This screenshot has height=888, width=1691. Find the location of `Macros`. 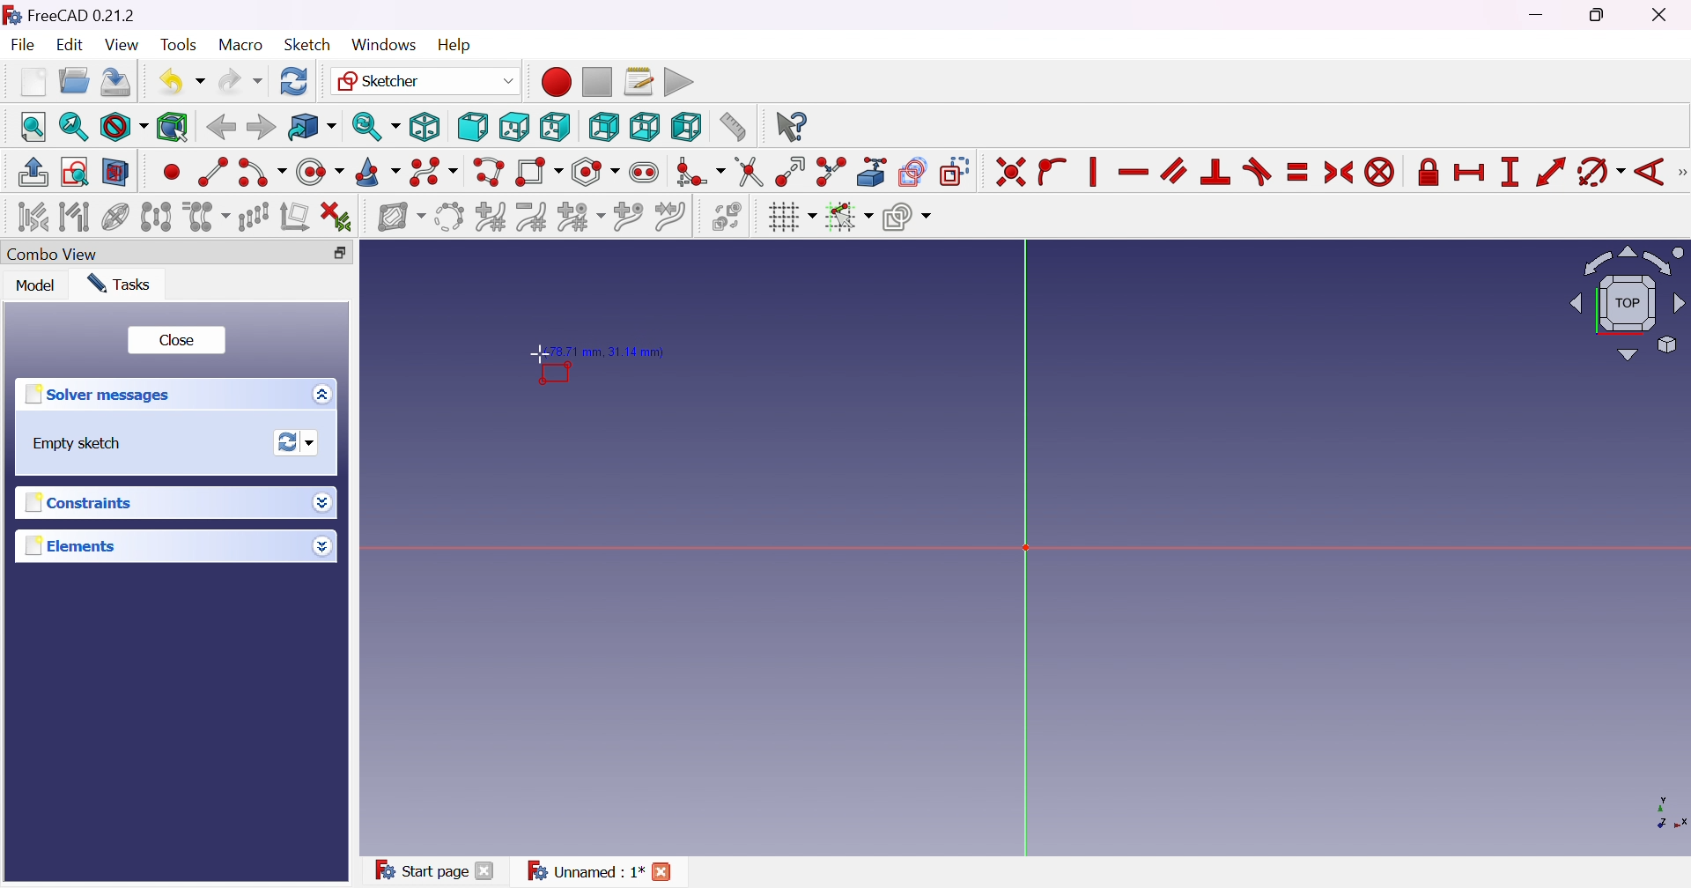

Macros is located at coordinates (639, 81).